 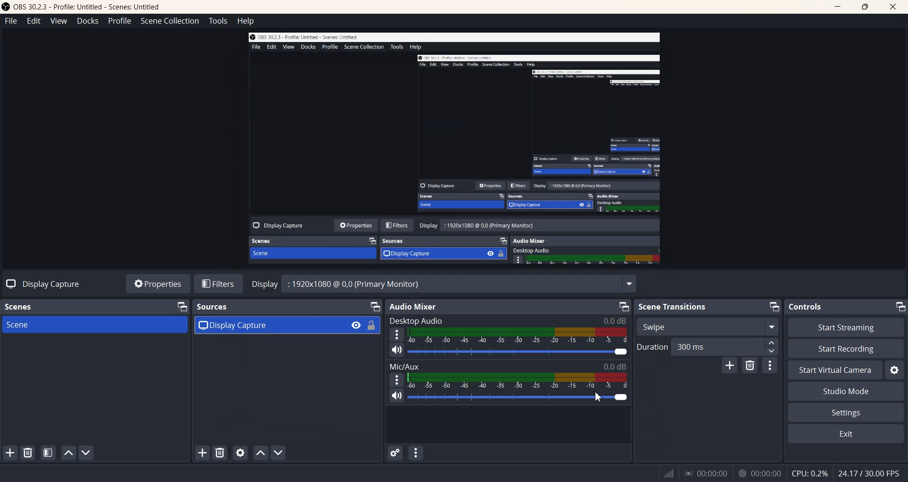 I want to click on Display Audio, so click(x=427, y=320).